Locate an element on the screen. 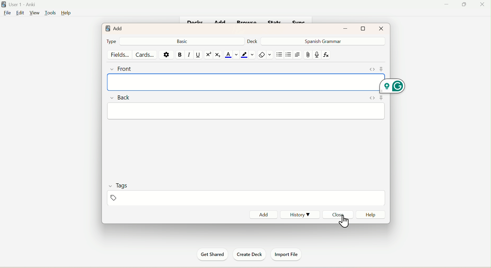  Basic is located at coordinates (183, 41).